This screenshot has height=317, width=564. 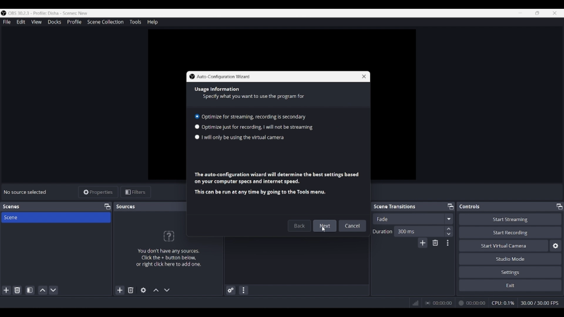 I want to click on Open source properties, so click(x=143, y=290).